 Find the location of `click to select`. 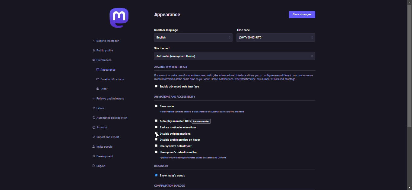

click to select is located at coordinates (156, 86).